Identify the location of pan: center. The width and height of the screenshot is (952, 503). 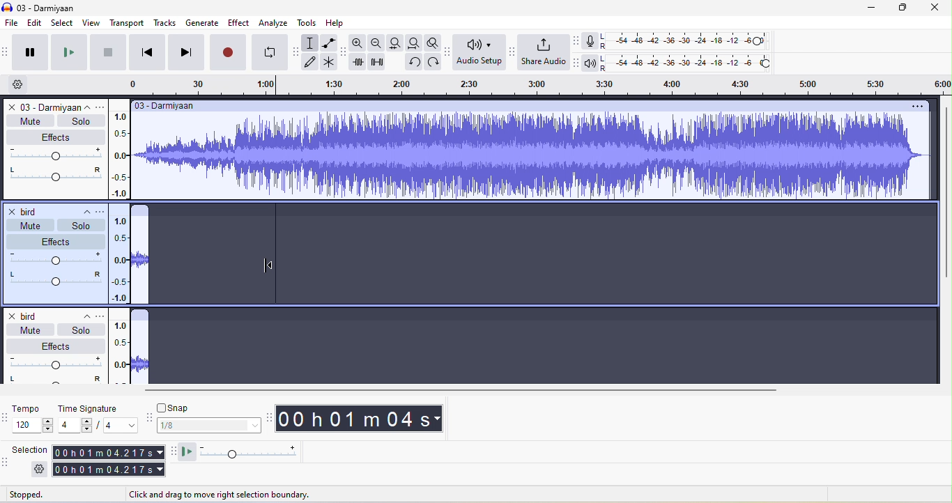
(54, 175).